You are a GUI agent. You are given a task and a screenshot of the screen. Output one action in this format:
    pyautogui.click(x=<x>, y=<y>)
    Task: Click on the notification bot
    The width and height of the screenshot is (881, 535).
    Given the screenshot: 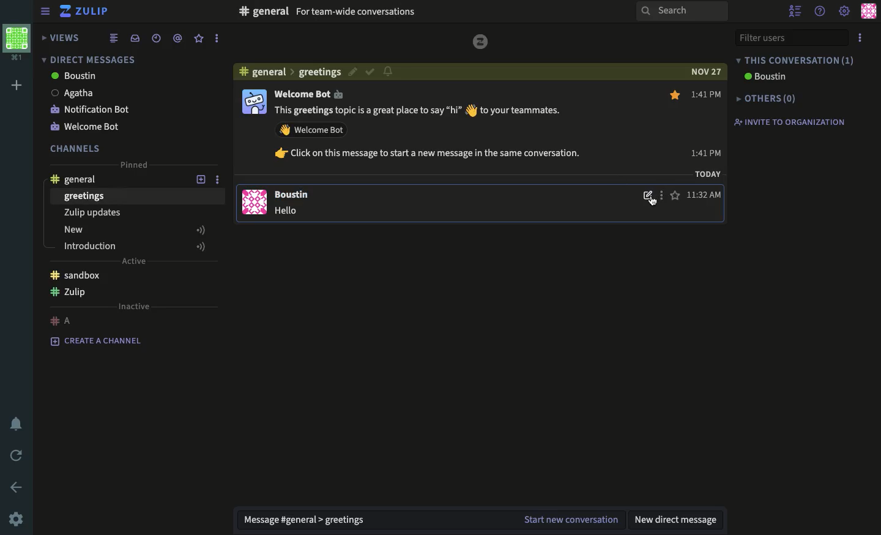 What is the action you would take?
    pyautogui.click(x=89, y=125)
    